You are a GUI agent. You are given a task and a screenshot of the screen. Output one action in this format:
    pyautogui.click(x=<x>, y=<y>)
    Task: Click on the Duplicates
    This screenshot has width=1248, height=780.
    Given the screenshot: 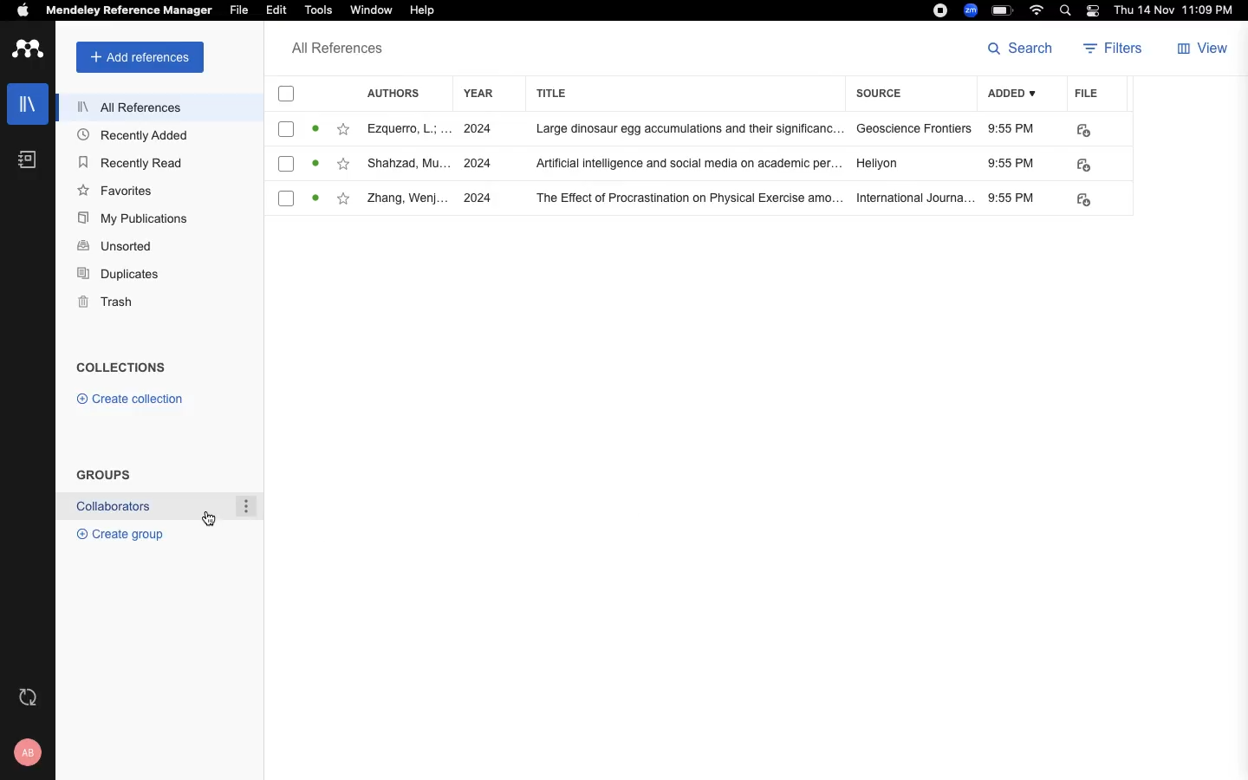 What is the action you would take?
    pyautogui.click(x=120, y=275)
    